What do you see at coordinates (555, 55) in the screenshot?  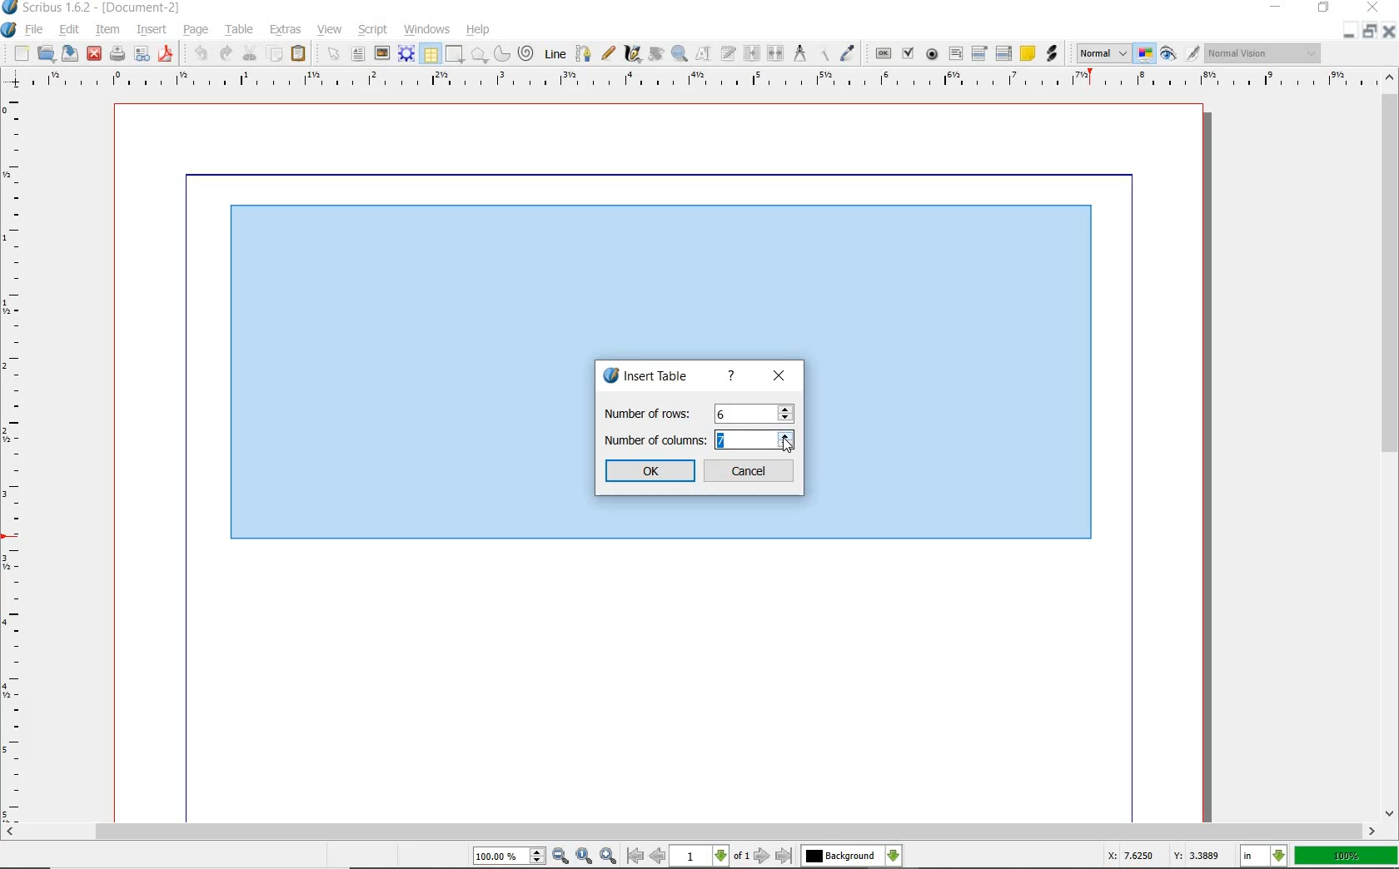 I see `line` at bounding box center [555, 55].